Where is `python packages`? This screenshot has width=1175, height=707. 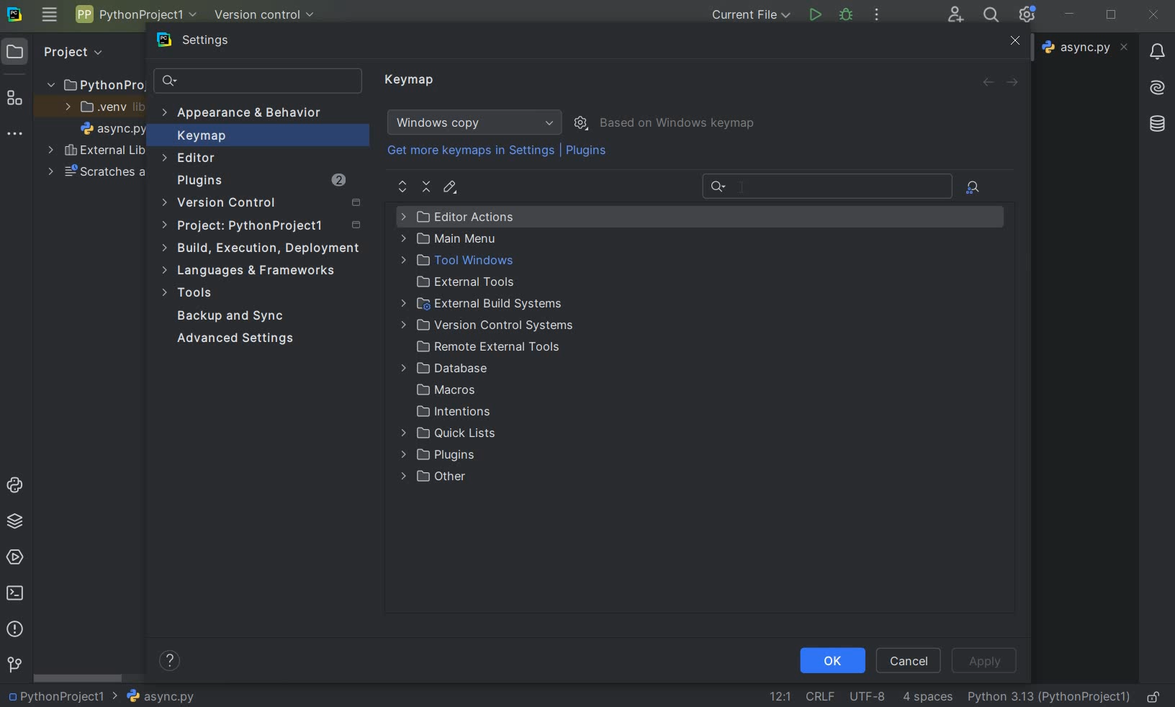
python packages is located at coordinates (17, 521).